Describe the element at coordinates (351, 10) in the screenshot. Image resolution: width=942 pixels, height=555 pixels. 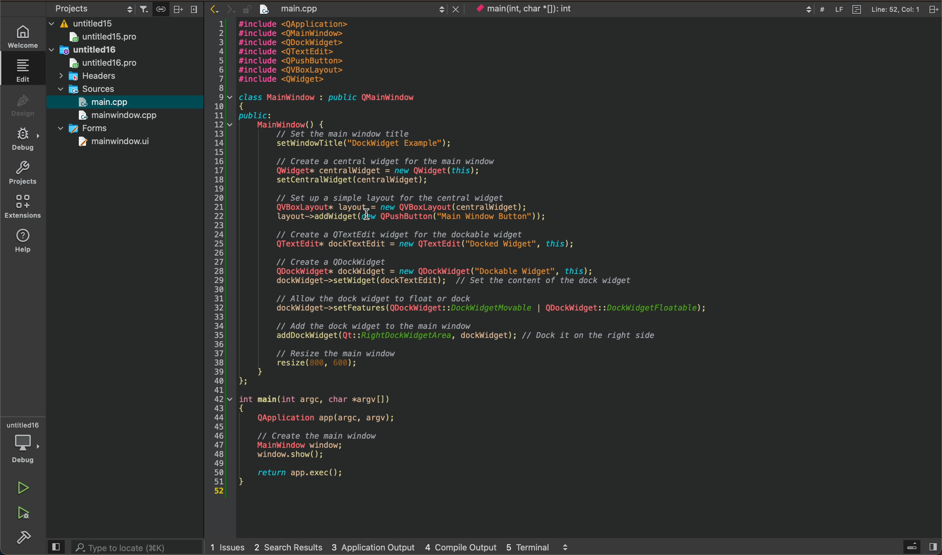
I see `file tab` at that location.